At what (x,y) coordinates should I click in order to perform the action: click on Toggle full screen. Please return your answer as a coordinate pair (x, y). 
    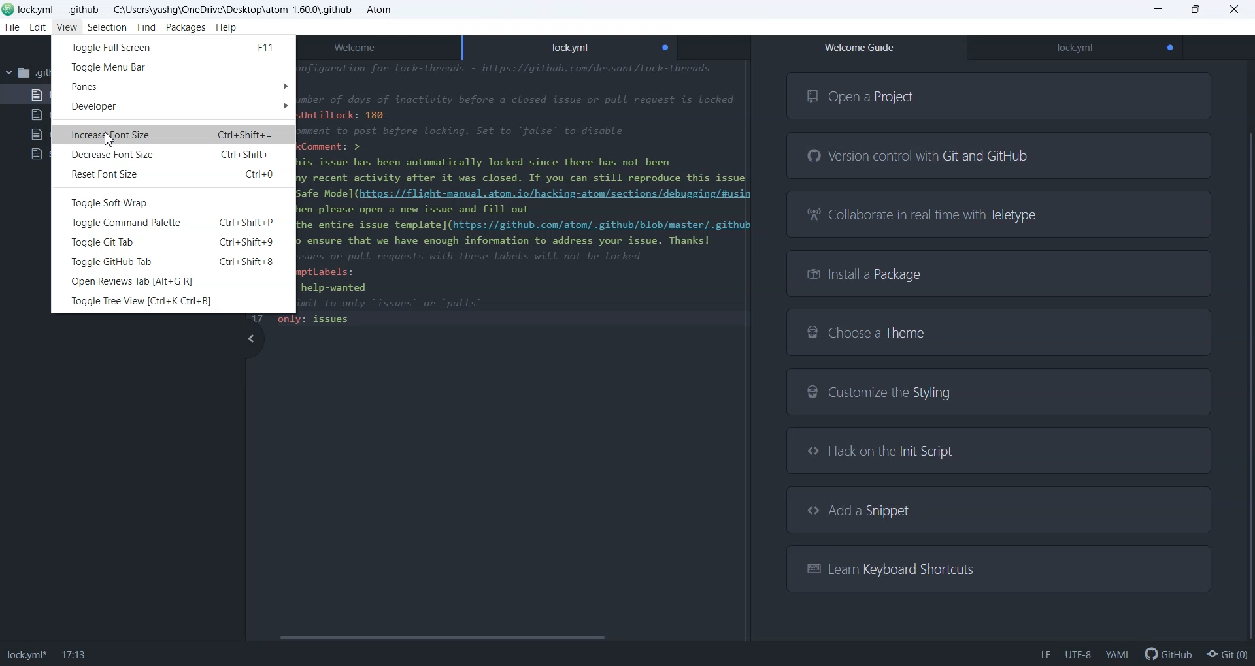
    Looking at the image, I should click on (173, 46).